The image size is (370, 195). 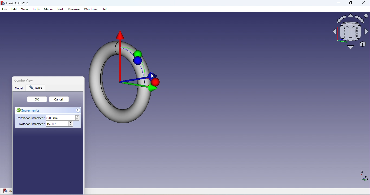 I want to click on Windows, so click(x=91, y=10).